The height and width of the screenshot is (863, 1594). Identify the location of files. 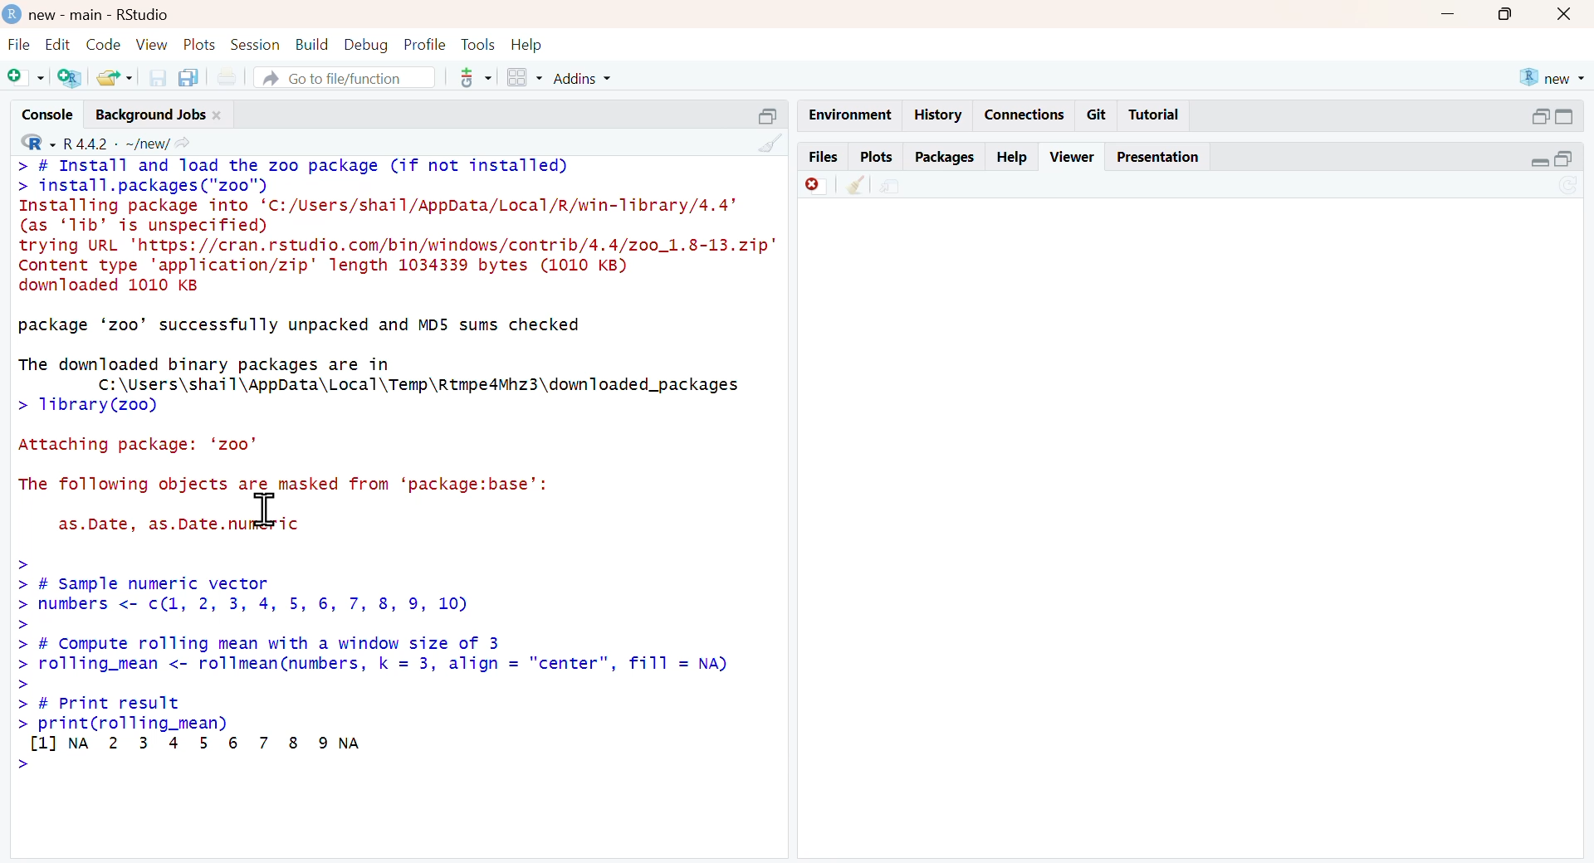
(822, 157).